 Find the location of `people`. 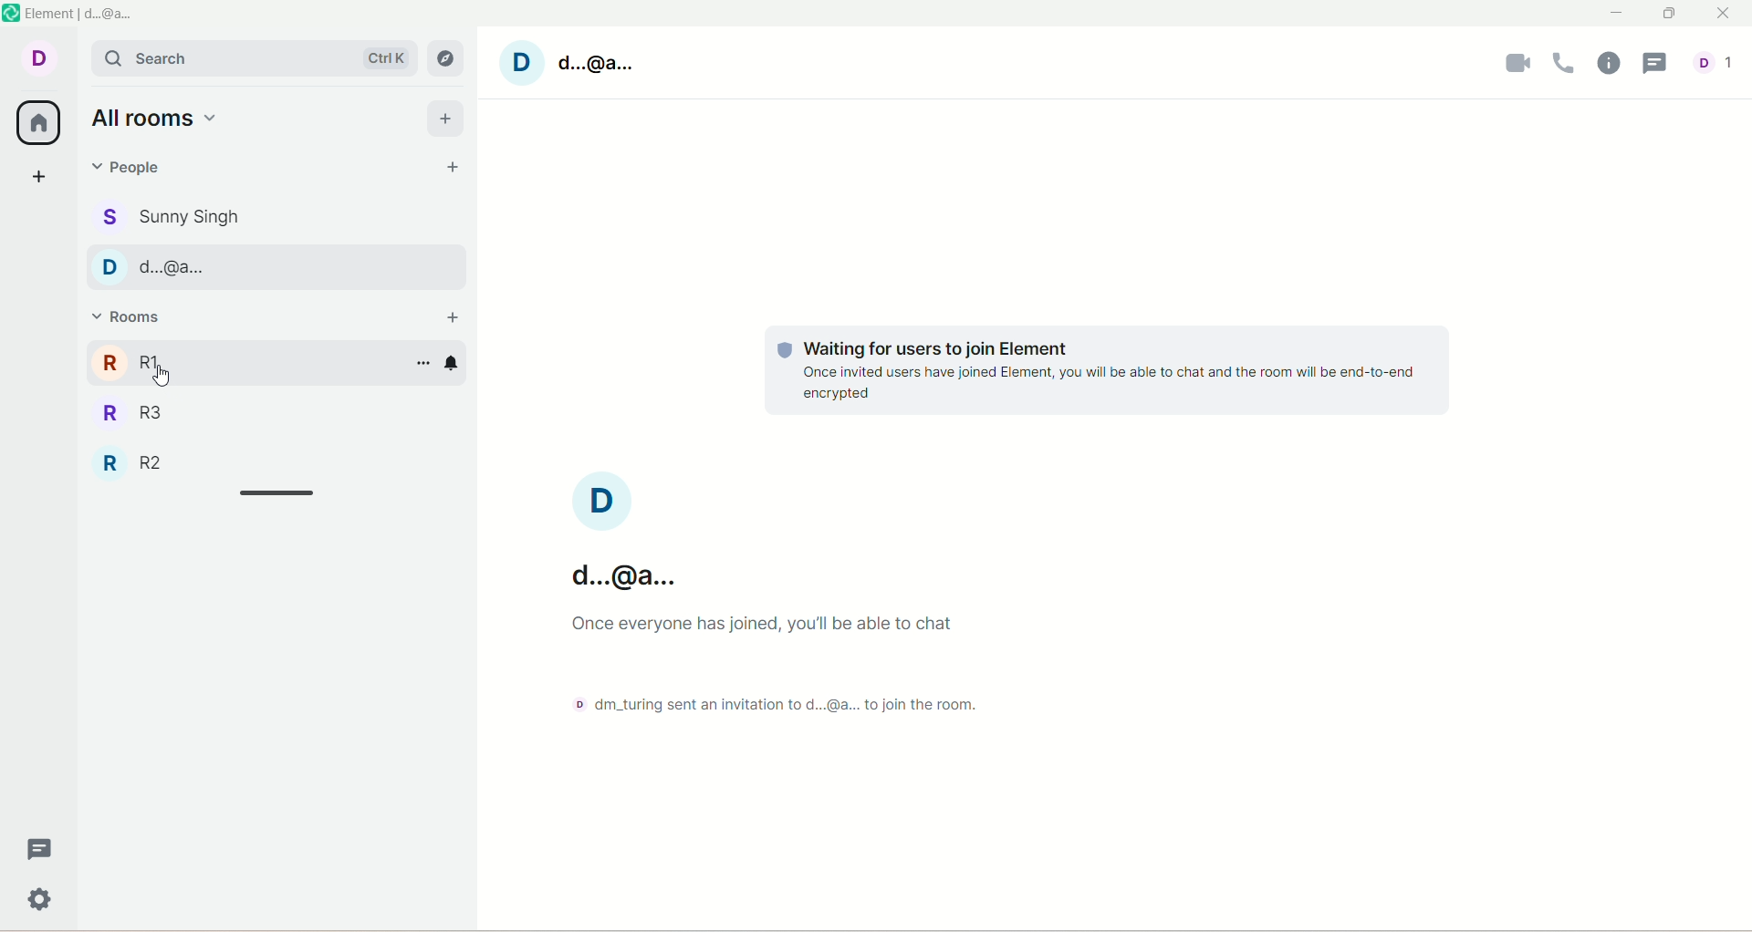

people is located at coordinates (178, 266).